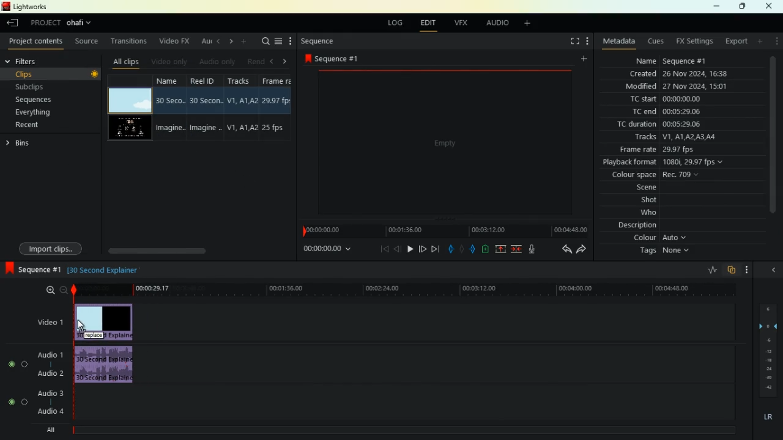 The height and width of the screenshot is (440, 783). What do you see at coordinates (50, 73) in the screenshot?
I see `clips` at bounding box center [50, 73].